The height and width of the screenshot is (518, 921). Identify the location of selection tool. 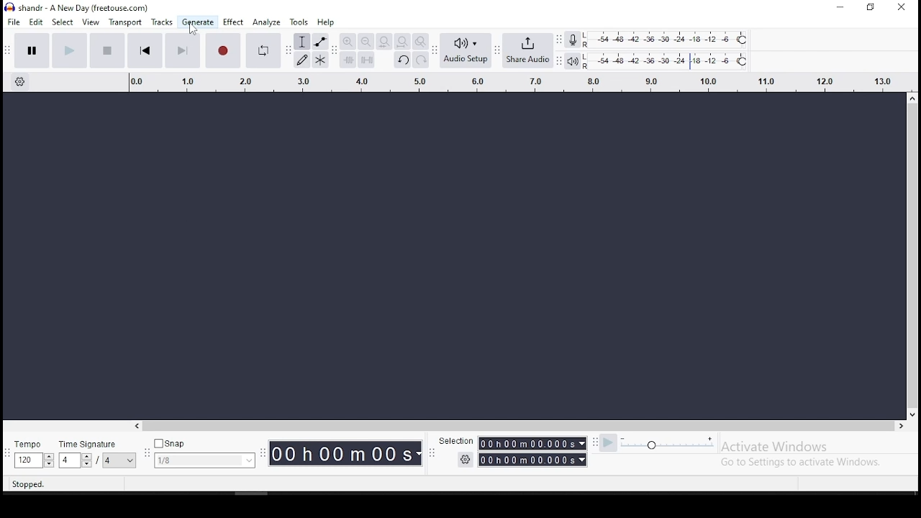
(301, 41).